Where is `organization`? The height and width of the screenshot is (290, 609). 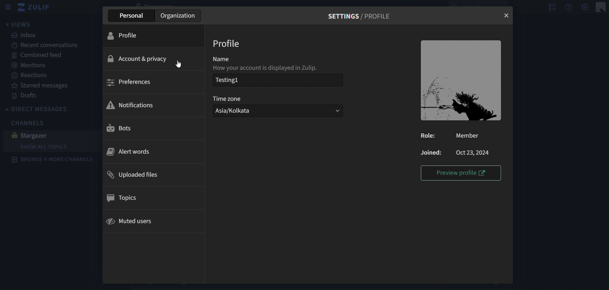
organization is located at coordinates (178, 15).